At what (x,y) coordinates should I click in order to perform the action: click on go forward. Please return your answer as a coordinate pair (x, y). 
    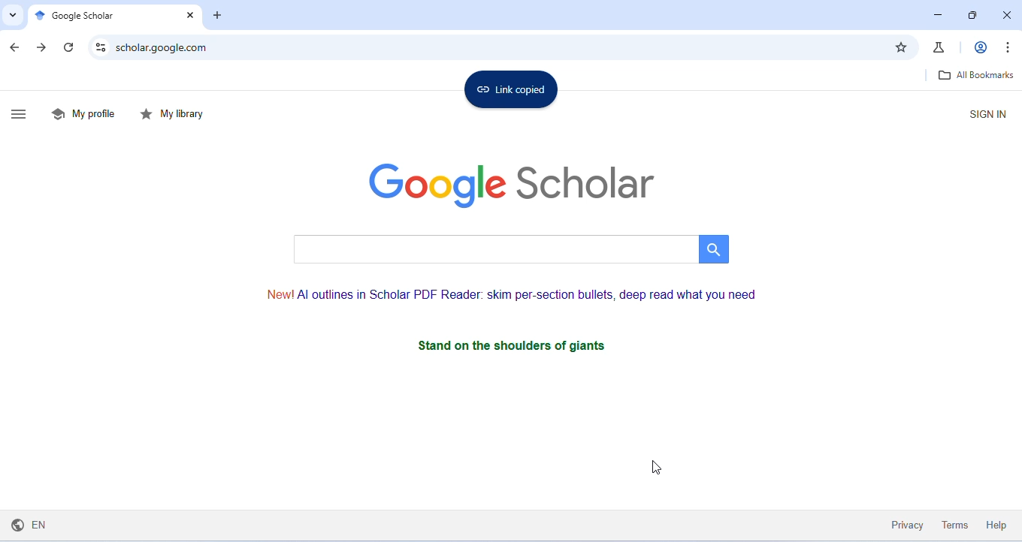
    Looking at the image, I should click on (41, 48).